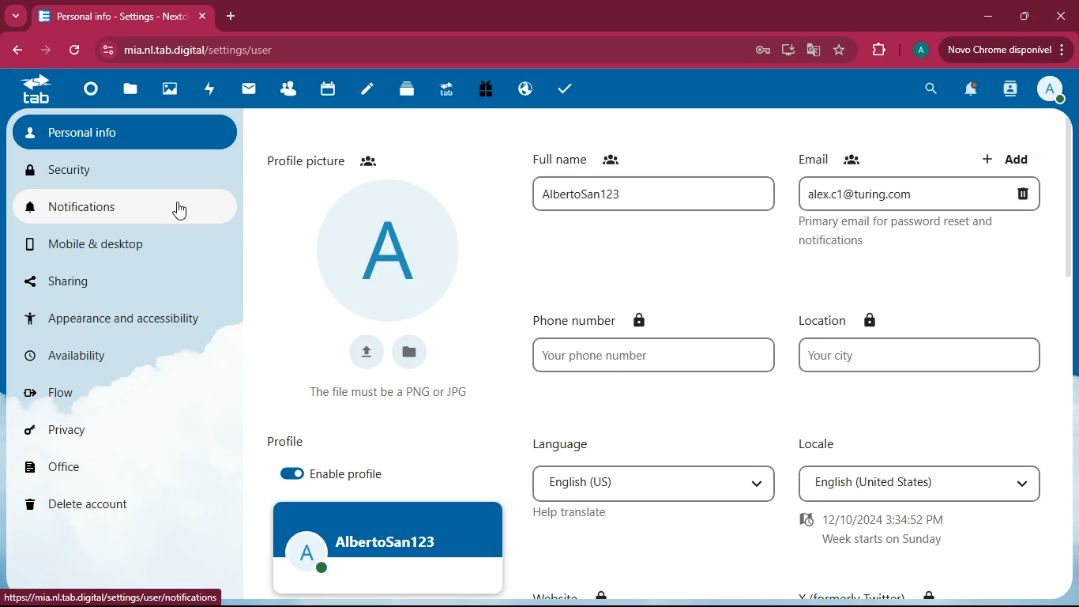 The height and width of the screenshot is (607, 1079). Describe the element at coordinates (561, 89) in the screenshot. I see `tasks` at that location.